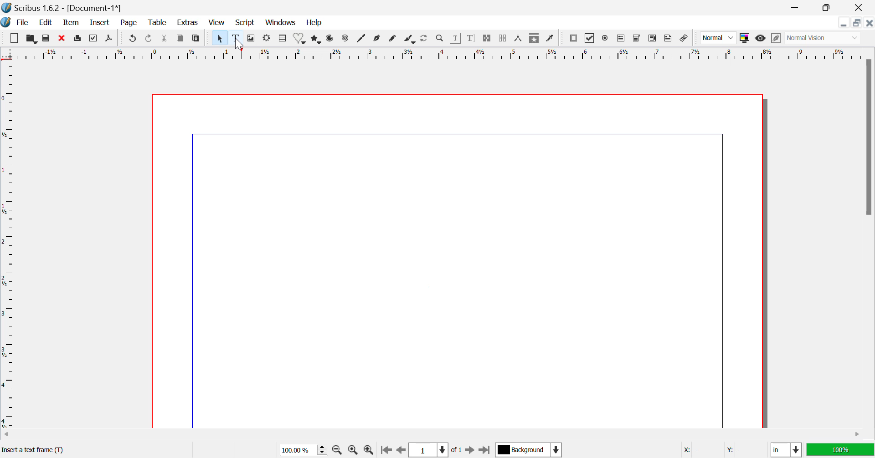 The height and width of the screenshot is (458, 875). What do you see at coordinates (590, 38) in the screenshot?
I see `PDF checkbox` at bounding box center [590, 38].